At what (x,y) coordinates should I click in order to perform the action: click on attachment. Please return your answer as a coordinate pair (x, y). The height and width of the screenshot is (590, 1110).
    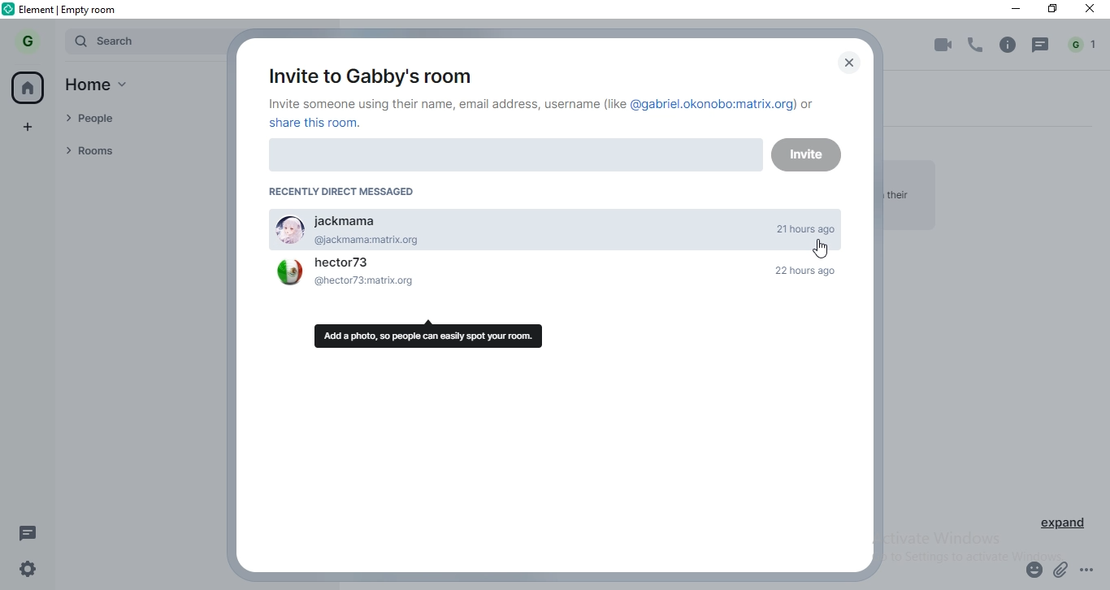
    Looking at the image, I should click on (1062, 571).